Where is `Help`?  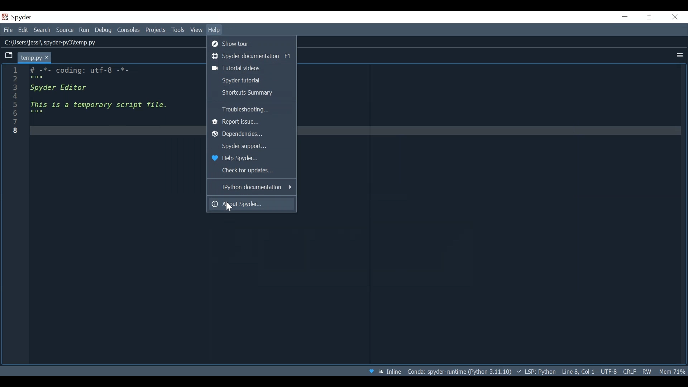 Help is located at coordinates (214, 30).